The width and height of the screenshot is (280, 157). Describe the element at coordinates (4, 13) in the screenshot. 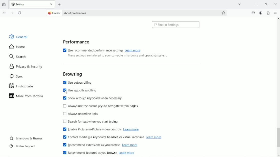

I see `go back` at that location.